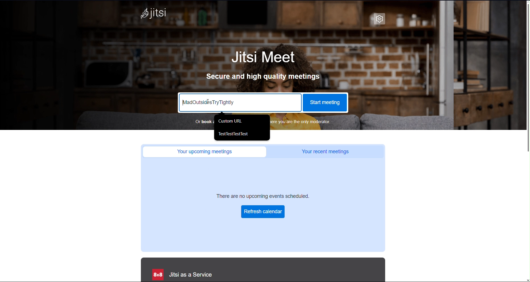 This screenshot has width=530, height=282. What do you see at coordinates (229, 122) in the screenshot?
I see `Custom URL` at bounding box center [229, 122].